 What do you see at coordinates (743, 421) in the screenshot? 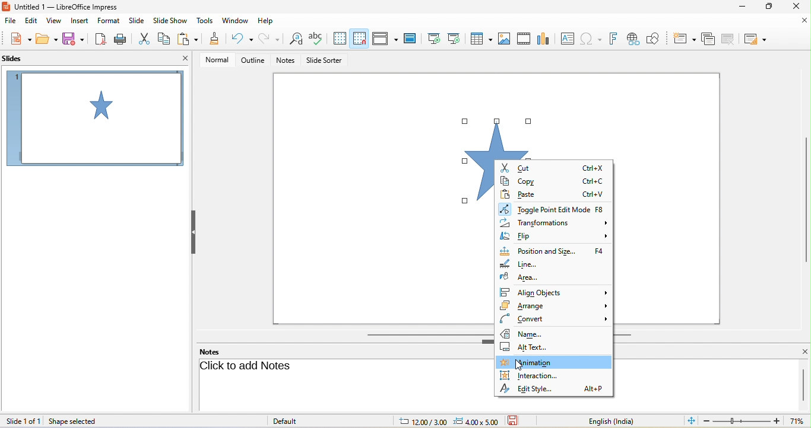
I see `zoom` at bounding box center [743, 421].